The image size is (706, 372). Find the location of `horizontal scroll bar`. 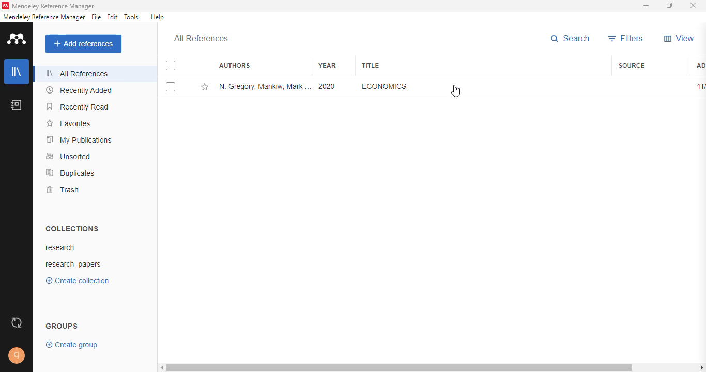

horizontal scroll bar is located at coordinates (431, 368).